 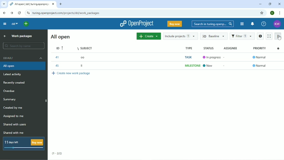 What do you see at coordinates (33, 4) in the screenshot?
I see `All open | dd | turing.openproject.com` at bounding box center [33, 4].